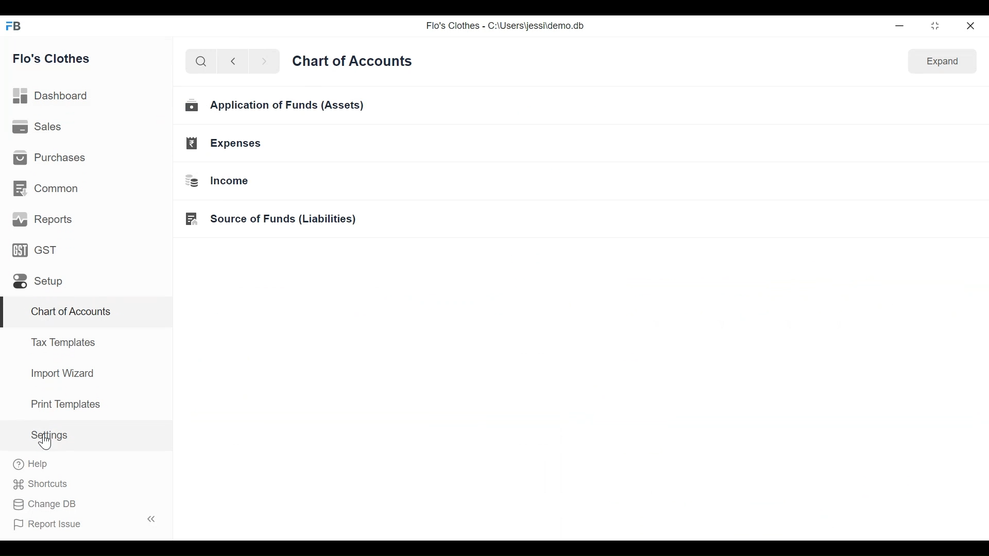 The width and height of the screenshot is (989, 556). I want to click on print templates, so click(66, 404).